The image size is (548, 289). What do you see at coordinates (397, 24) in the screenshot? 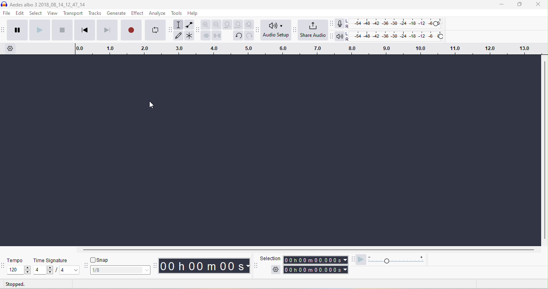
I see `recording level` at bounding box center [397, 24].